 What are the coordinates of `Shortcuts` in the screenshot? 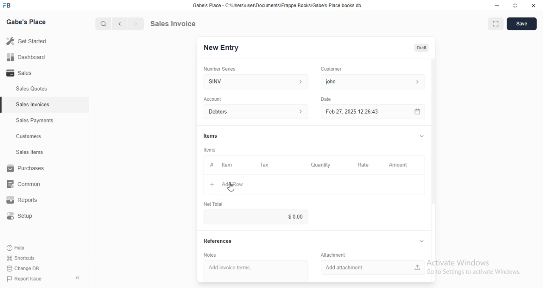 It's located at (21, 258).